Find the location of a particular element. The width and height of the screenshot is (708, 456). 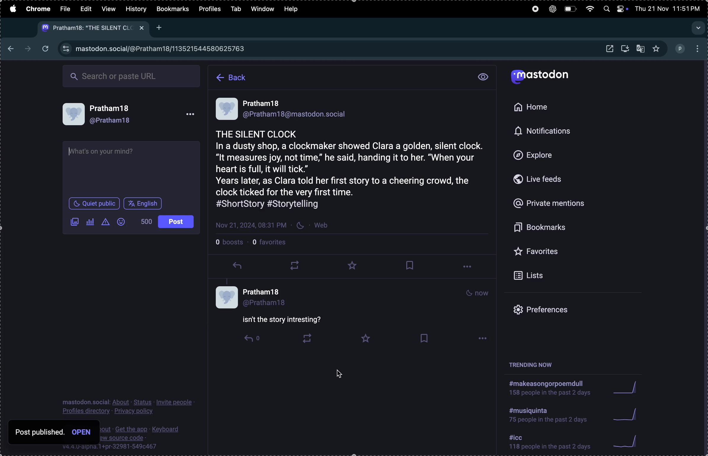

add new tab is located at coordinates (160, 28).